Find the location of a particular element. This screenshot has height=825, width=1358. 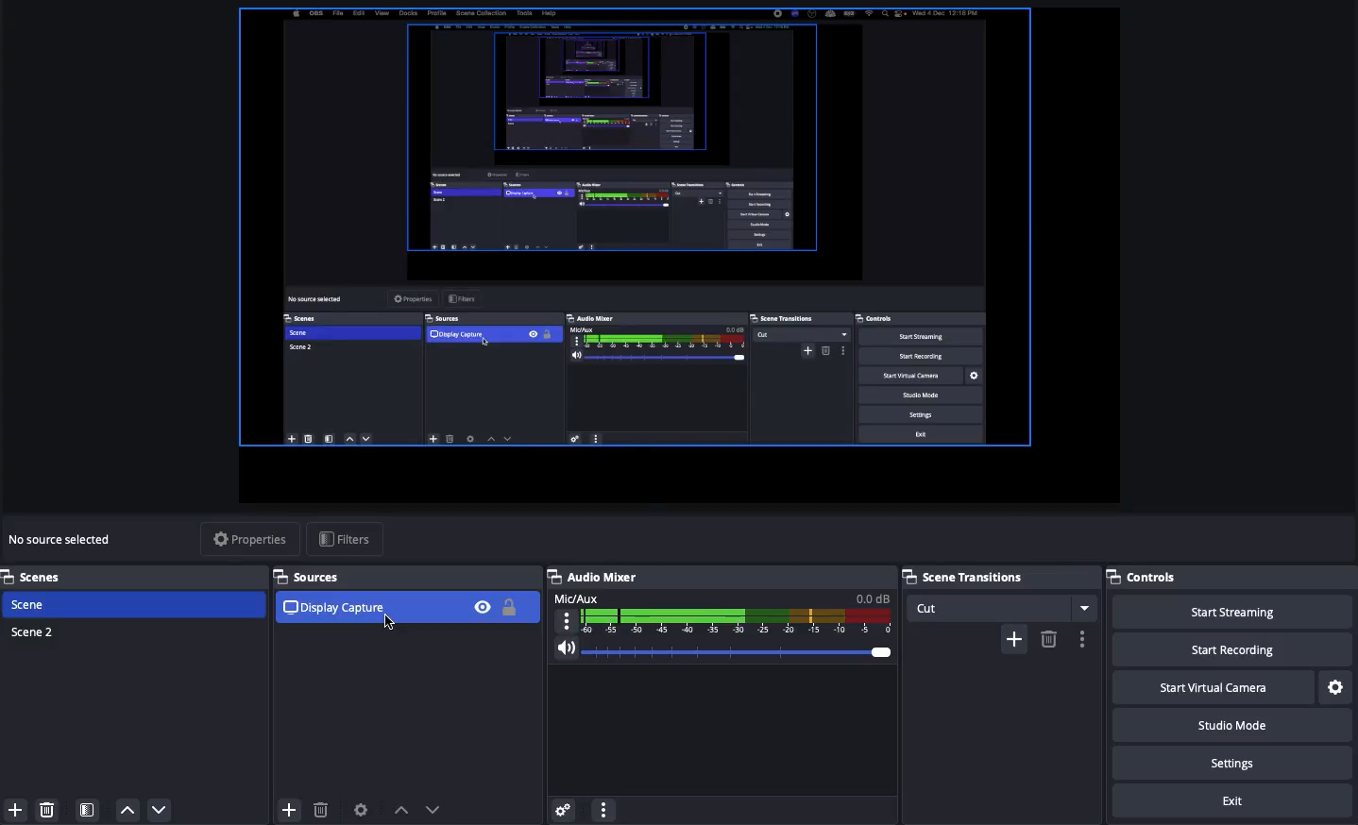

delete is located at coordinates (1048, 638).